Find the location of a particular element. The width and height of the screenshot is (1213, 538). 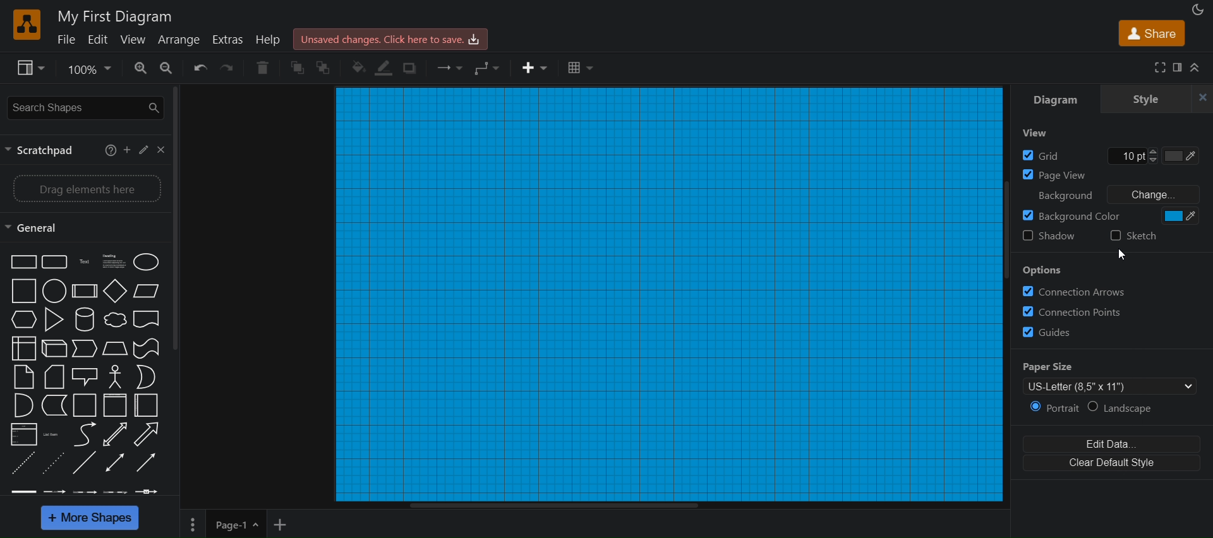

Connection Points is located at coordinates (1072, 311).